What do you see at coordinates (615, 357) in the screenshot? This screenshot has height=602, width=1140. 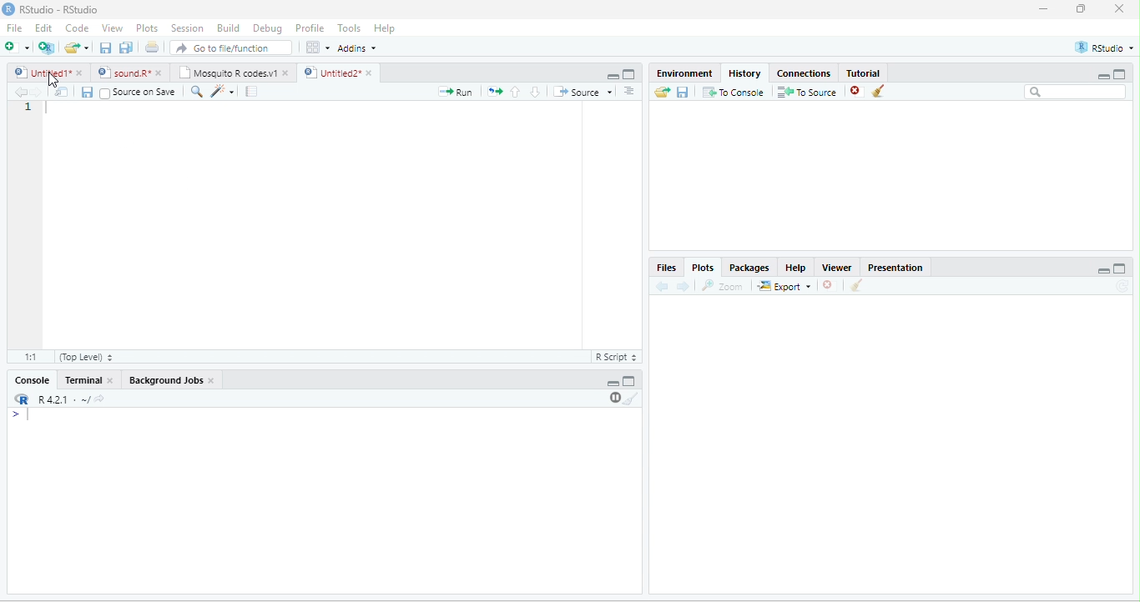 I see `R Script` at bounding box center [615, 357].